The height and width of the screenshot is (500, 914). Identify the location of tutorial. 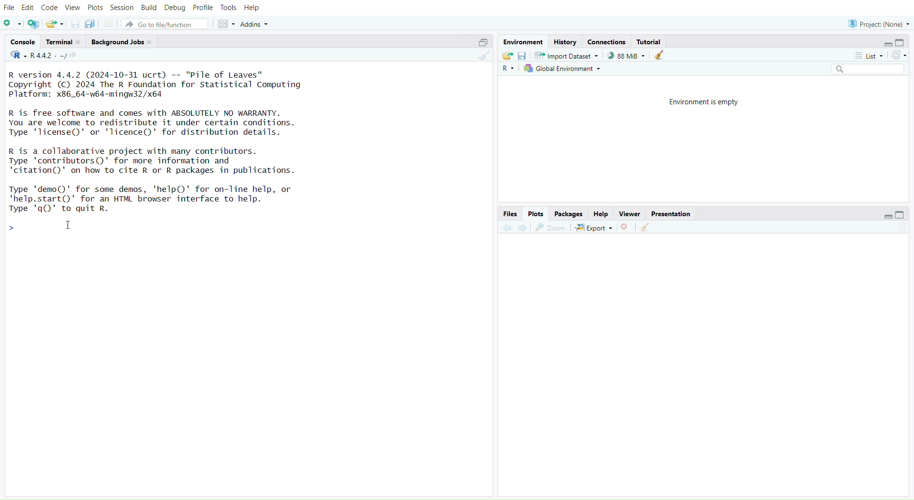
(650, 42).